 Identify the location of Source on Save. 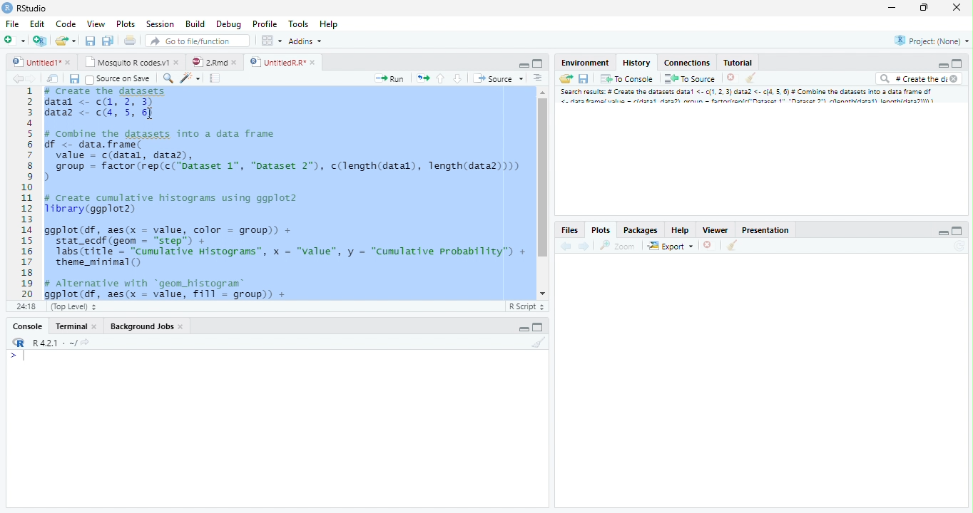
(118, 80).